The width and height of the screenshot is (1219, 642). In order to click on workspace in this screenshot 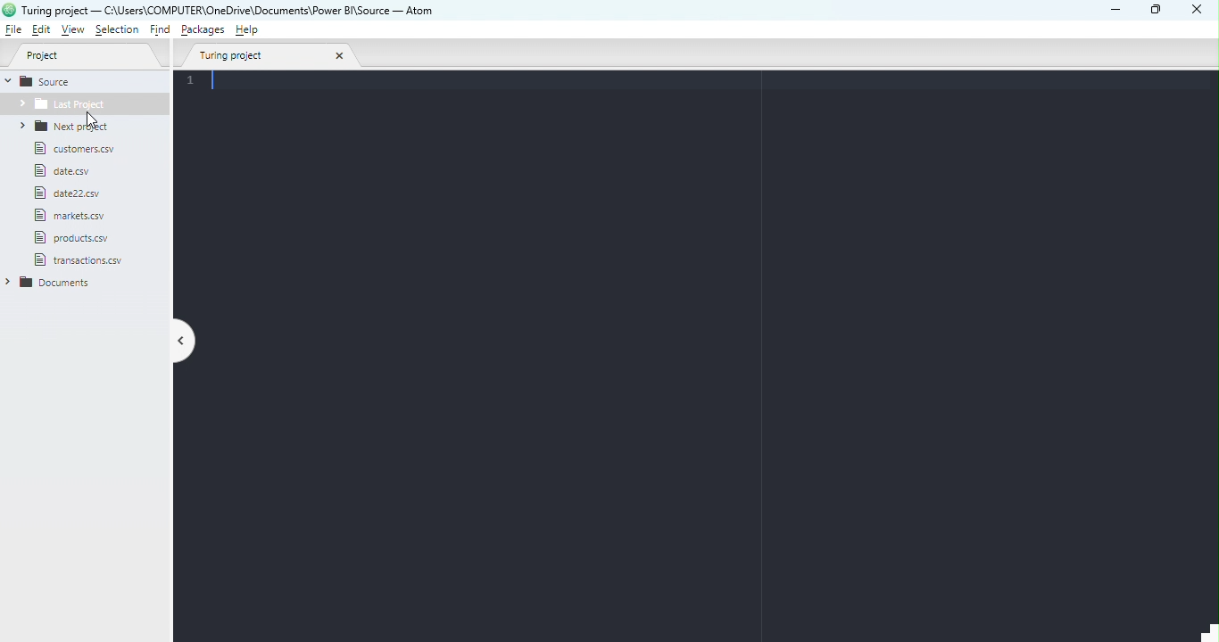, I will do `click(706, 365)`.